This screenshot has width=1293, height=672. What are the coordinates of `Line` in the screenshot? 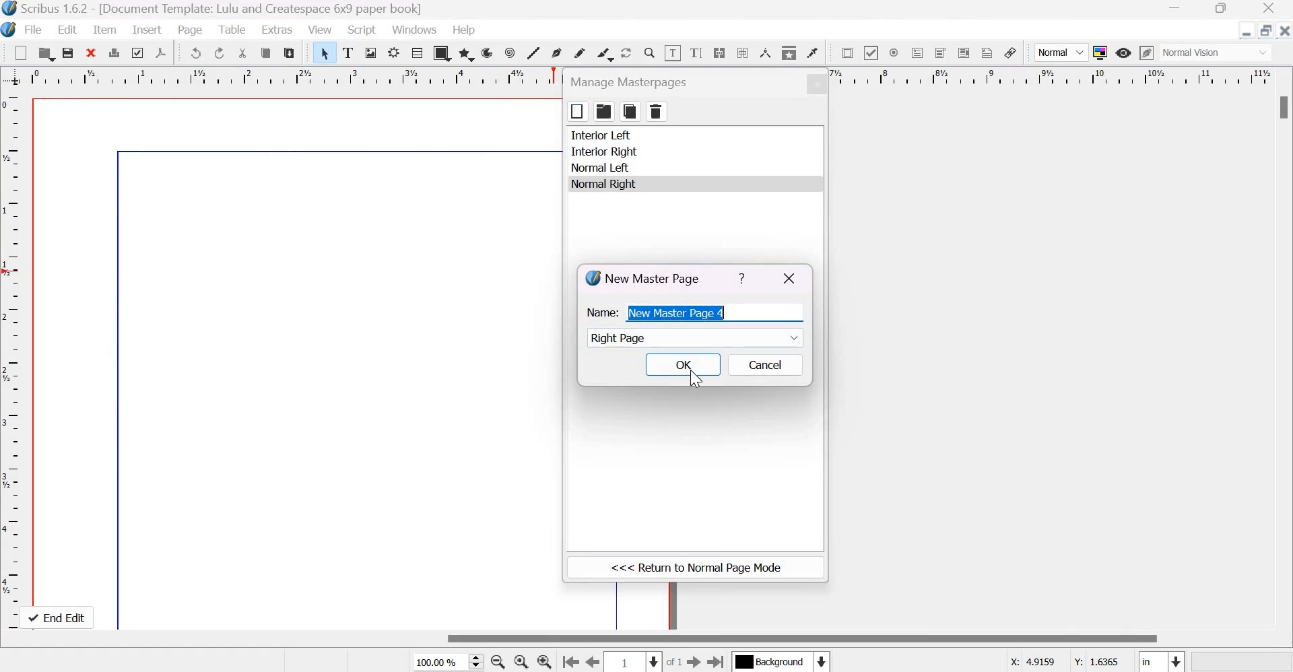 It's located at (534, 54).